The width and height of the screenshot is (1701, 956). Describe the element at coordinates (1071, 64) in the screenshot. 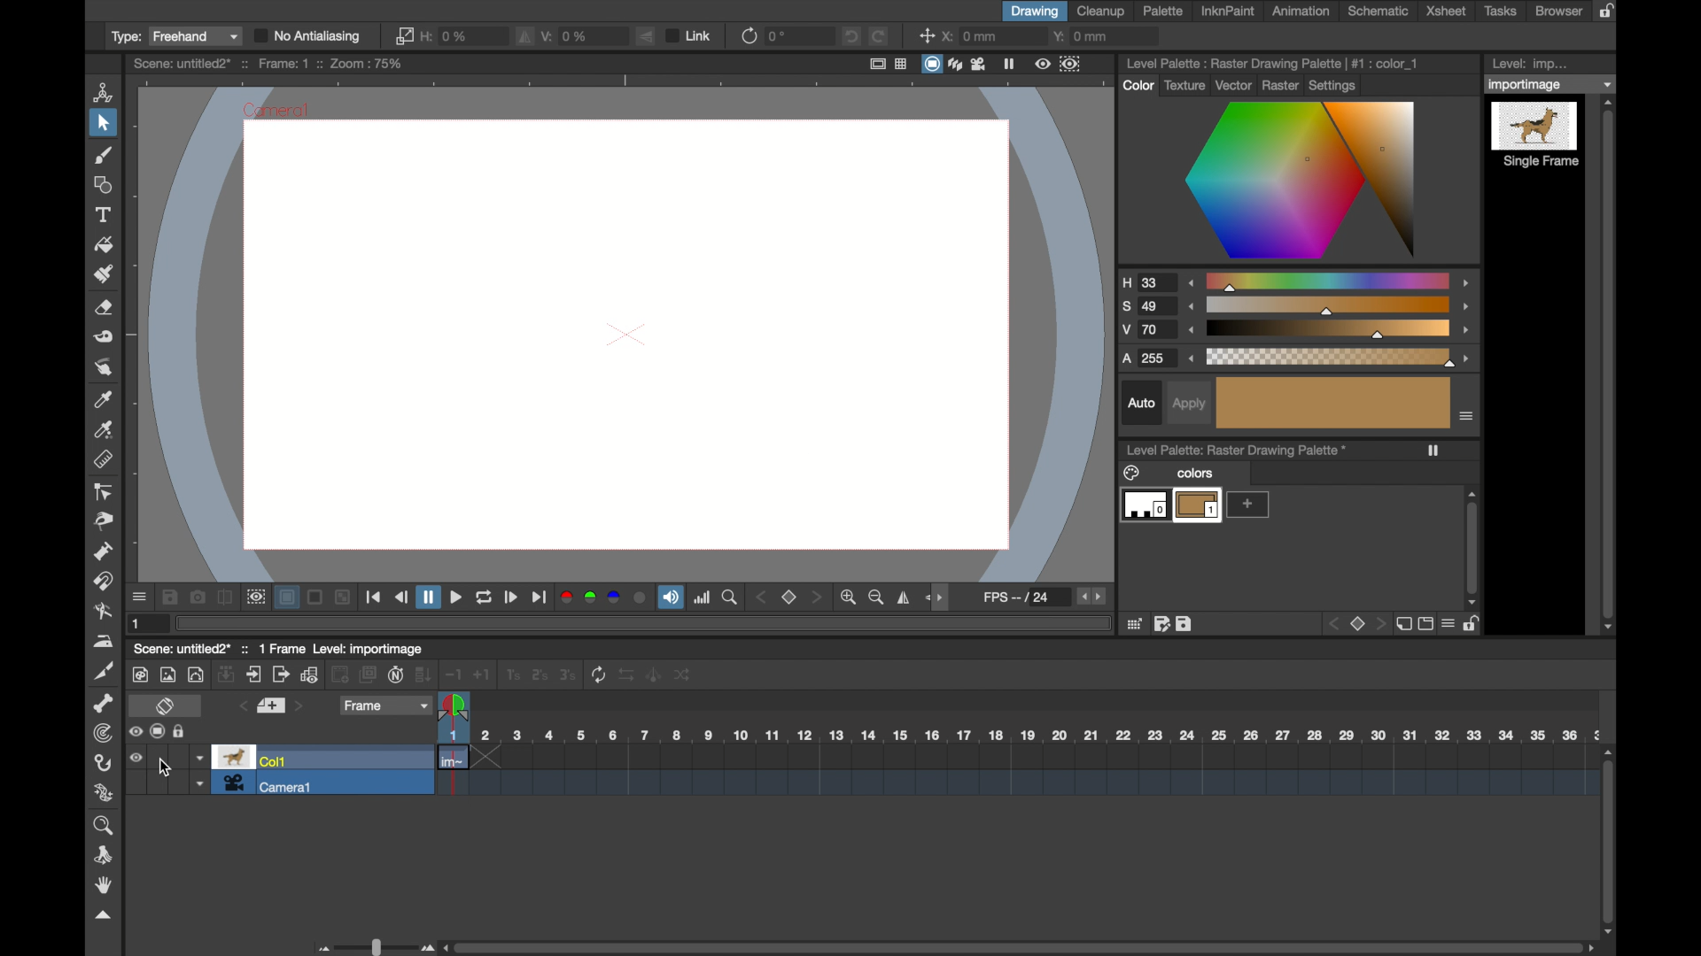

I see `frame` at that location.